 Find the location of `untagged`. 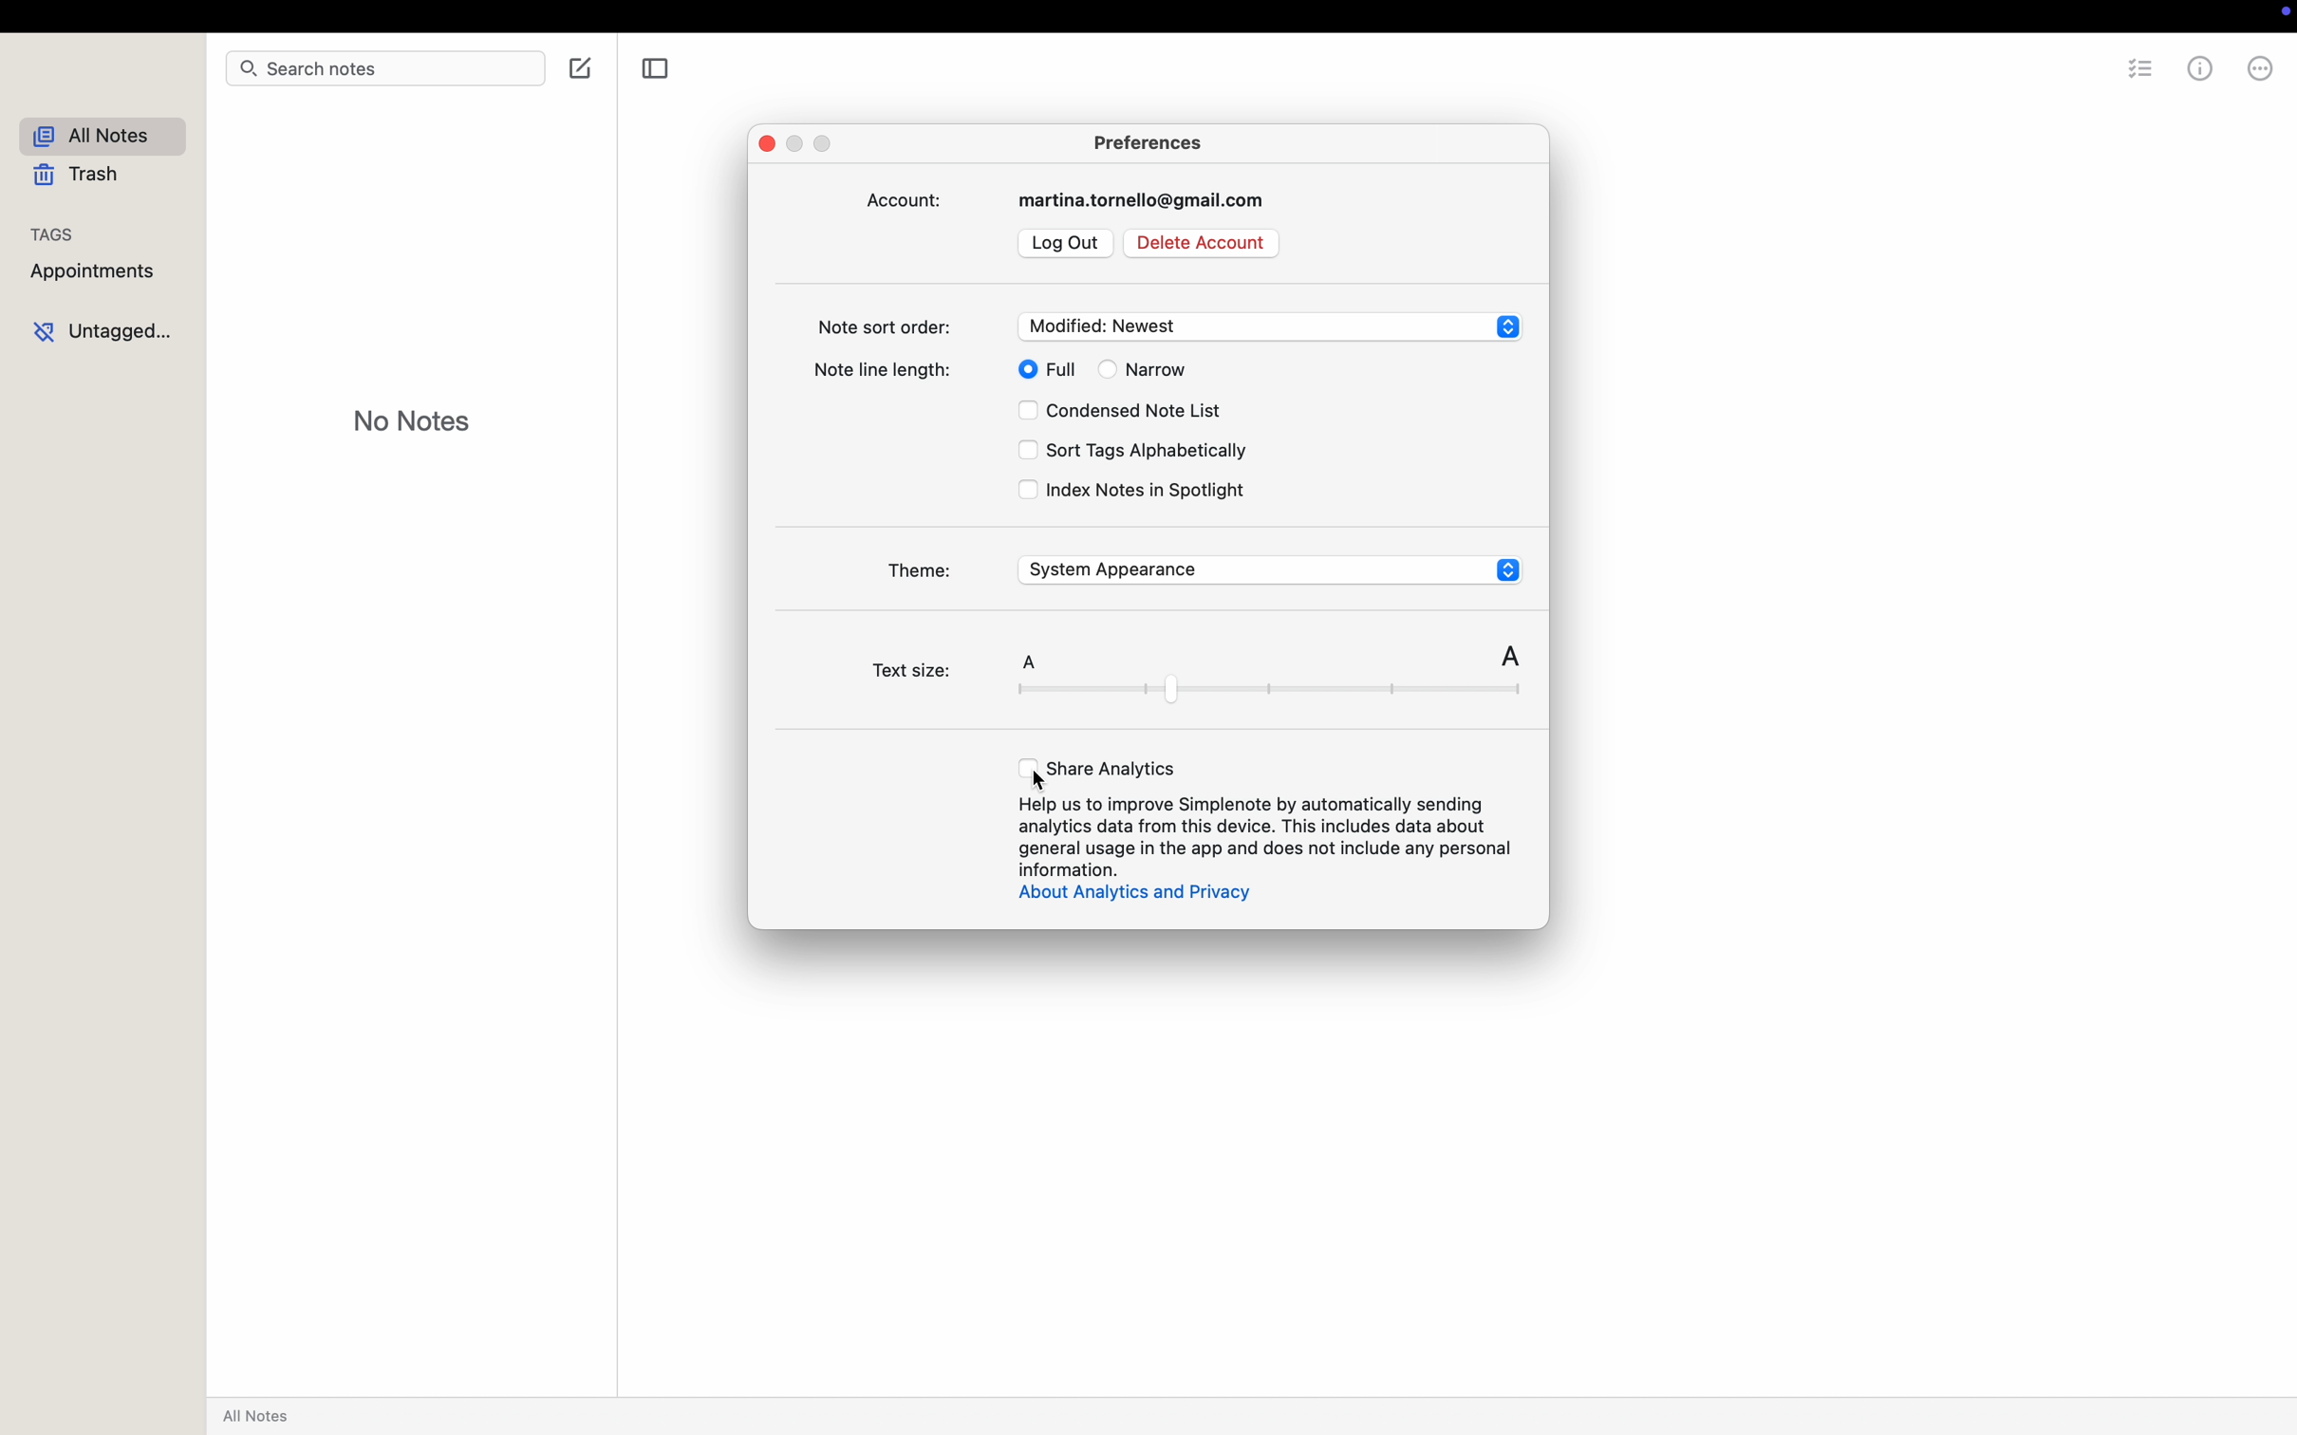

untagged is located at coordinates (106, 328).